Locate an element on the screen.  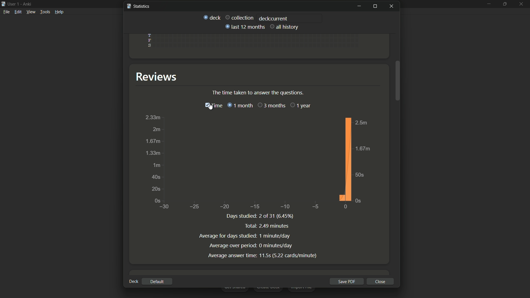
days studied is located at coordinates (242, 217).